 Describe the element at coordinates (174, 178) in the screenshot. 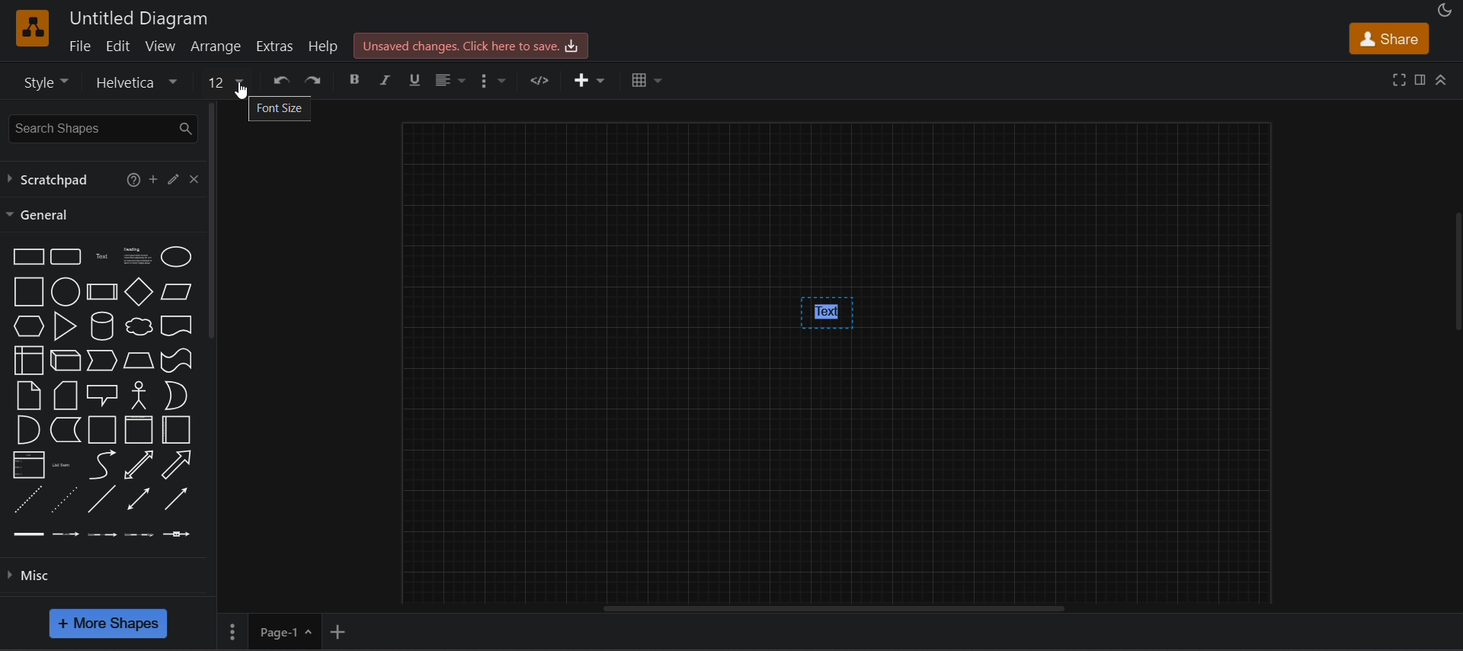

I see `edit` at that location.